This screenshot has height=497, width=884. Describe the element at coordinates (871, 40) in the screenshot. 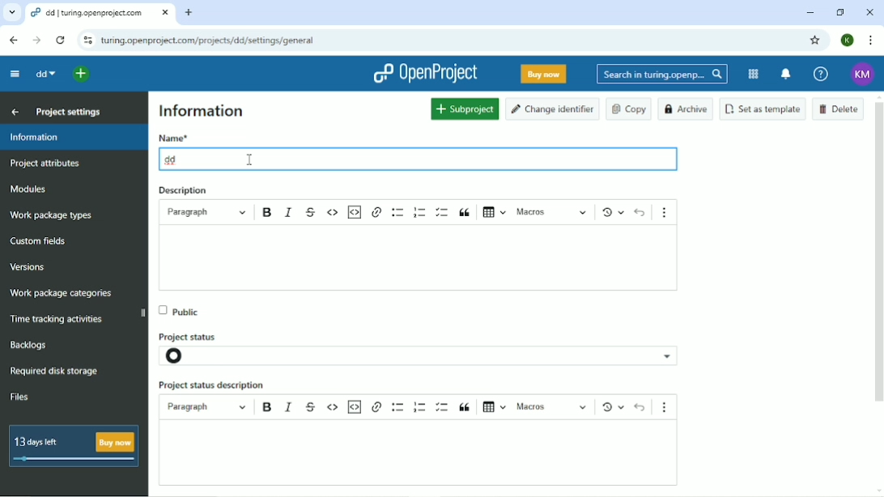

I see `Customize and control google chrome` at that location.